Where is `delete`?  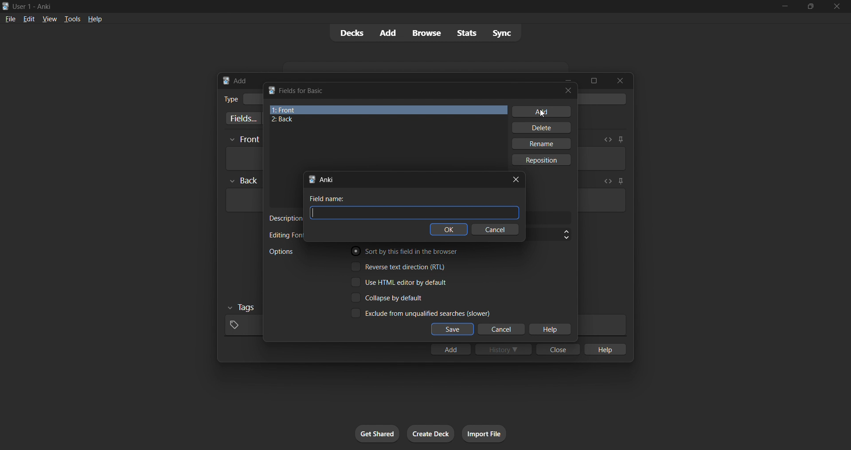
delete is located at coordinates (543, 128).